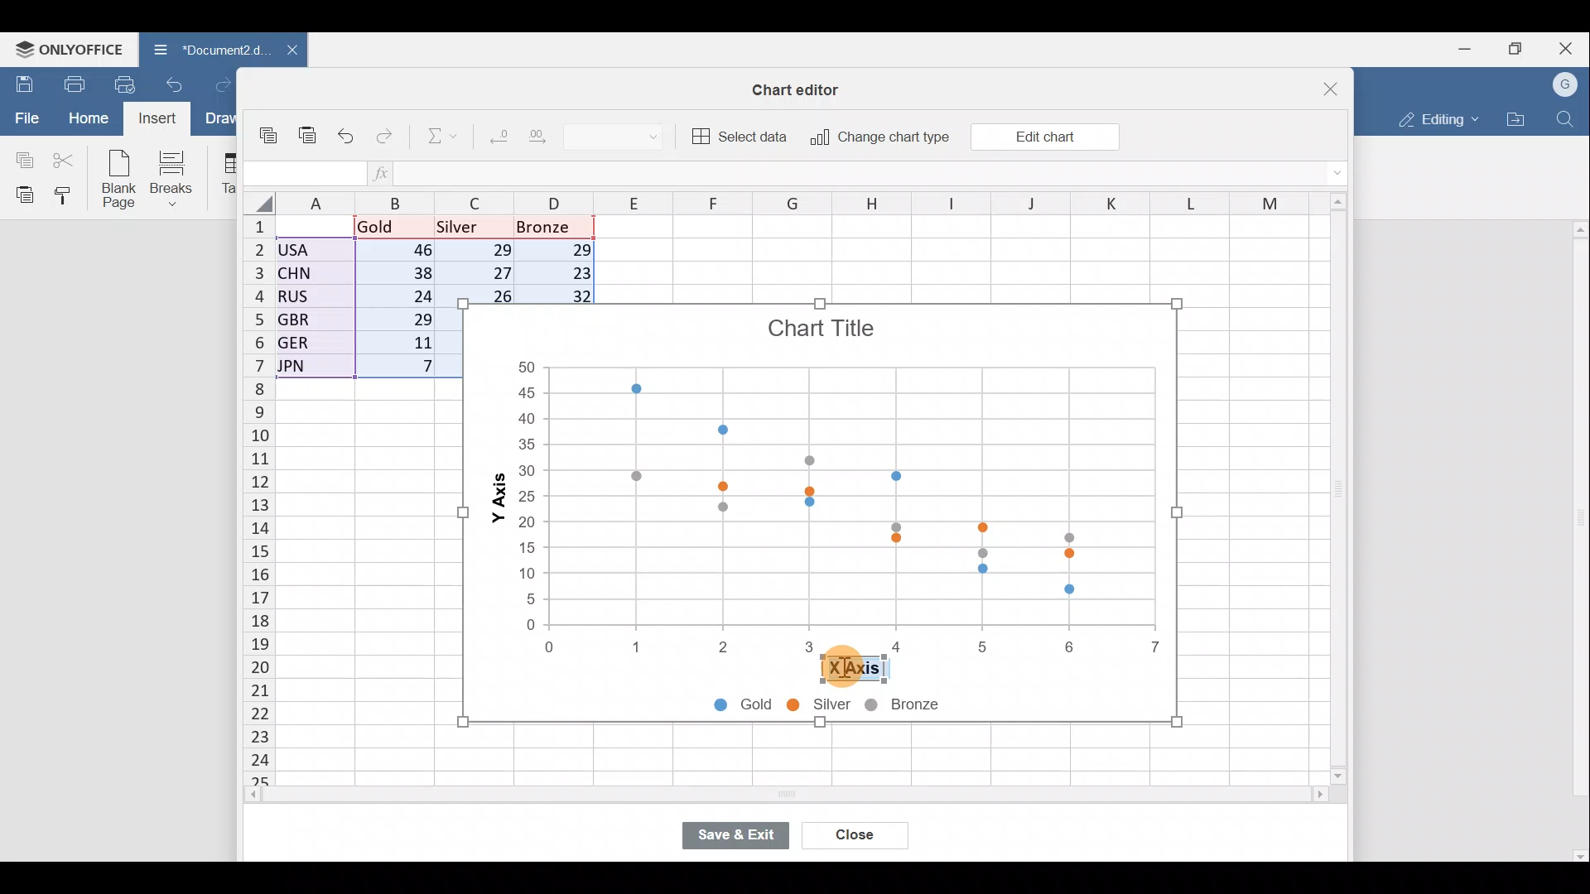 Image resolution: width=1590 pixels, height=894 pixels. I want to click on Number format, so click(626, 138).